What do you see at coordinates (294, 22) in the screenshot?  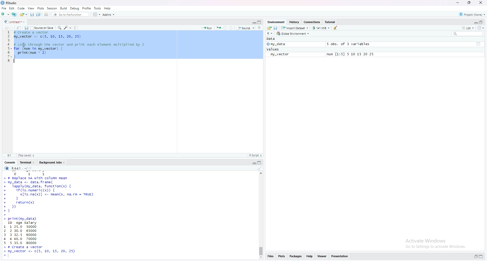 I see `History` at bounding box center [294, 22].